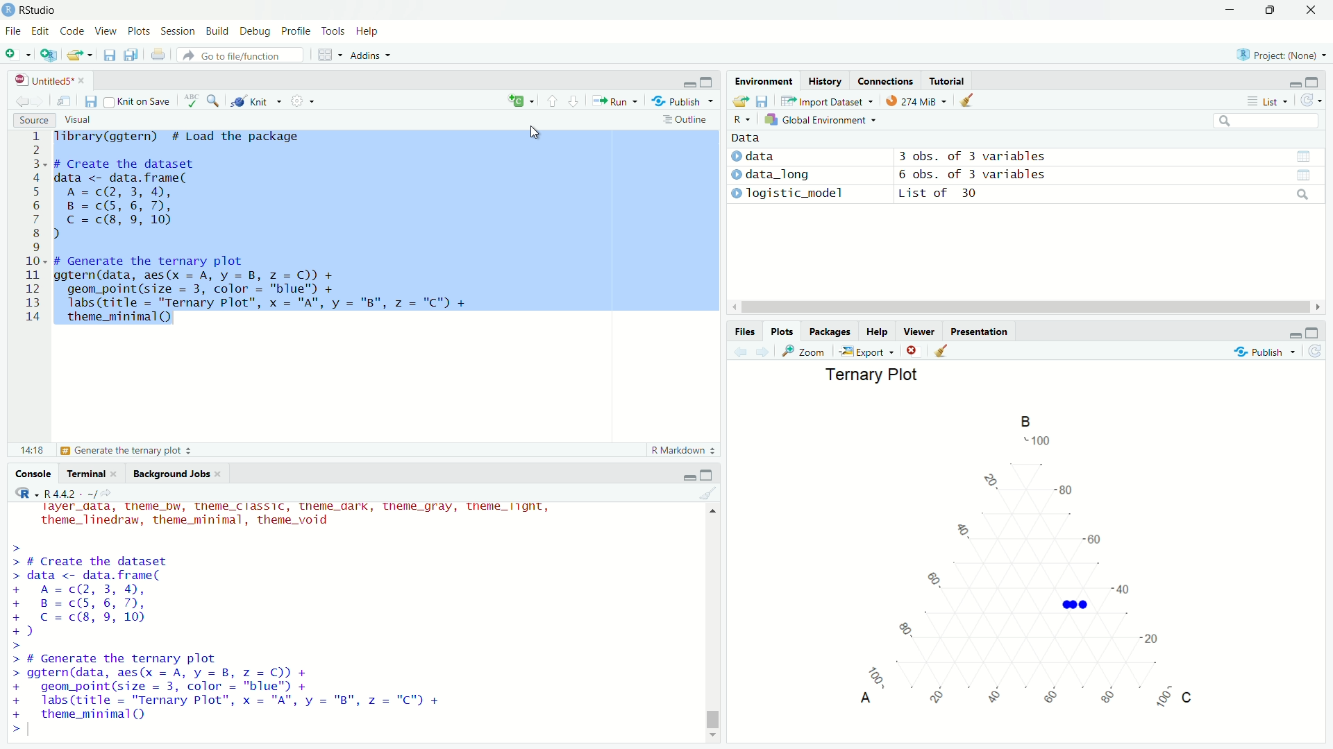 The height and width of the screenshot is (749, 1333). What do you see at coordinates (1290, 334) in the screenshot?
I see `minimise` at bounding box center [1290, 334].